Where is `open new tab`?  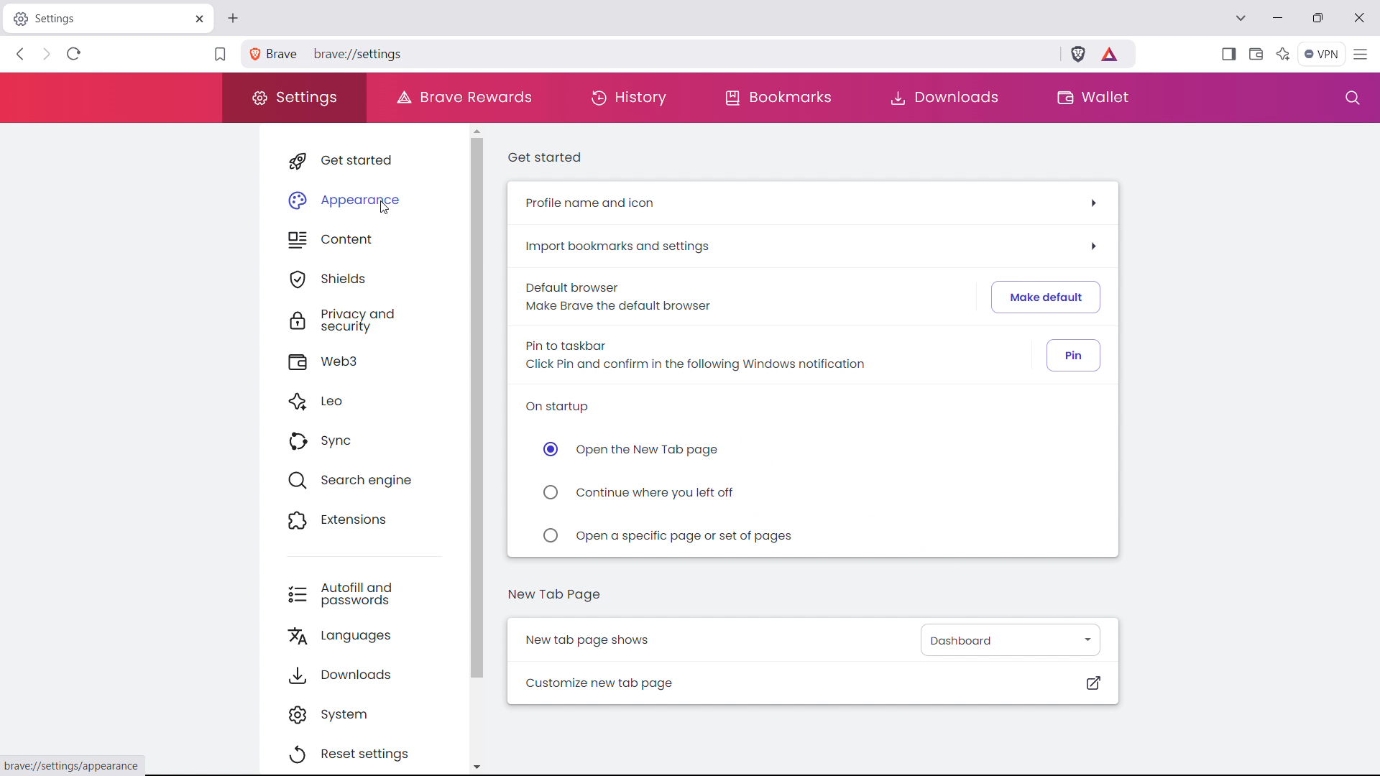
open new tab is located at coordinates (234, 19).